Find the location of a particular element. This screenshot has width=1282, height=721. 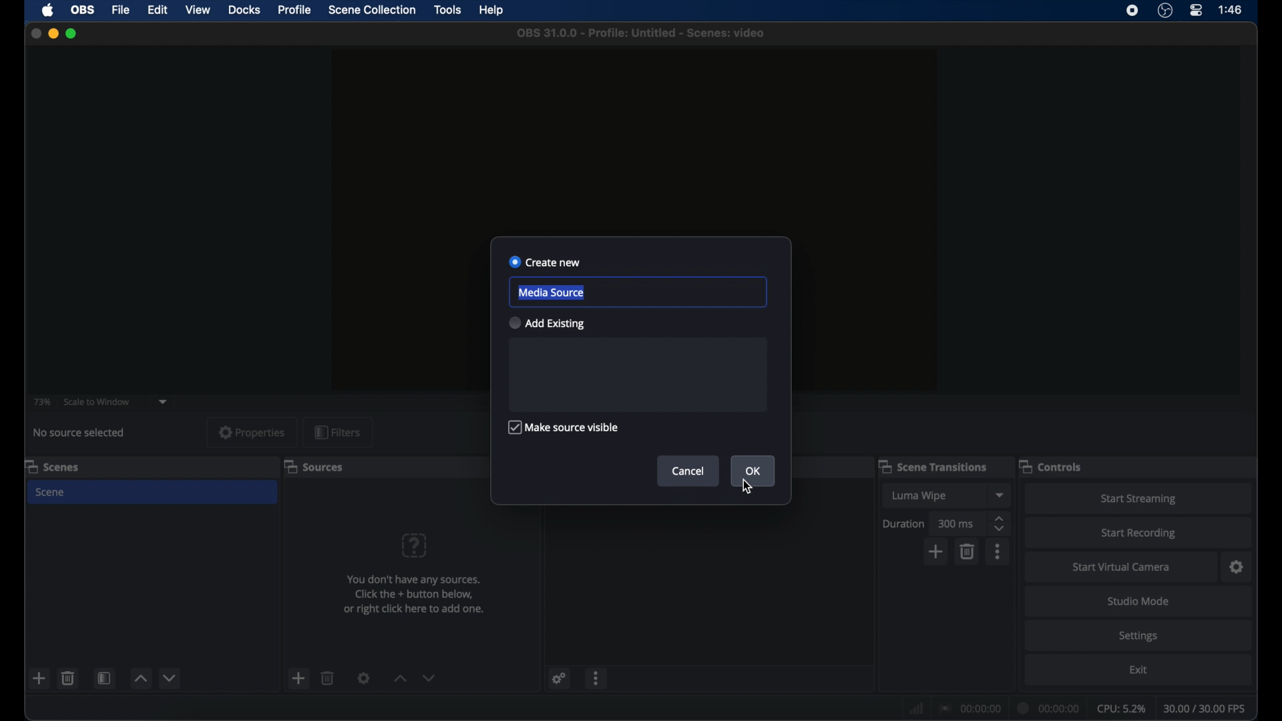

add is located at coordinates (936, 551).